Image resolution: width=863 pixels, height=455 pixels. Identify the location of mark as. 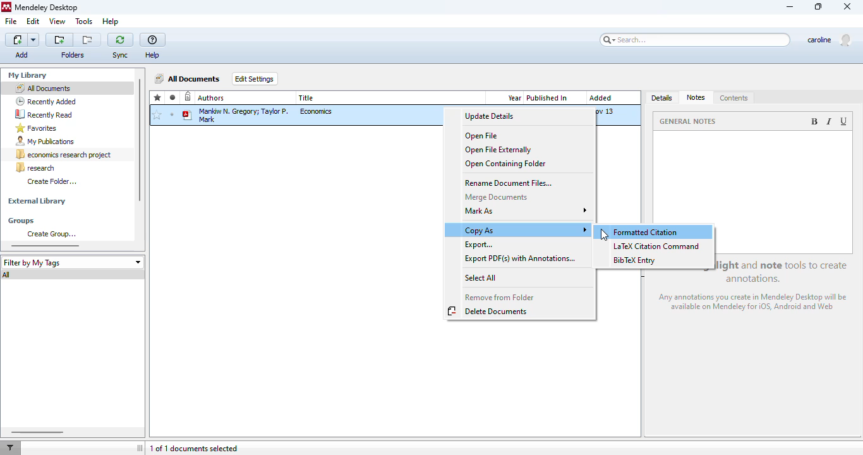
(527, 210).